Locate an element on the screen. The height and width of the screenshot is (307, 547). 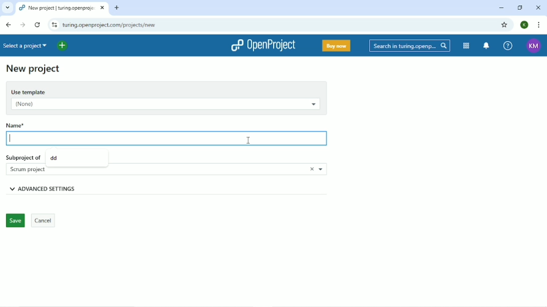
Minimize is located at coordinates (501, 8).